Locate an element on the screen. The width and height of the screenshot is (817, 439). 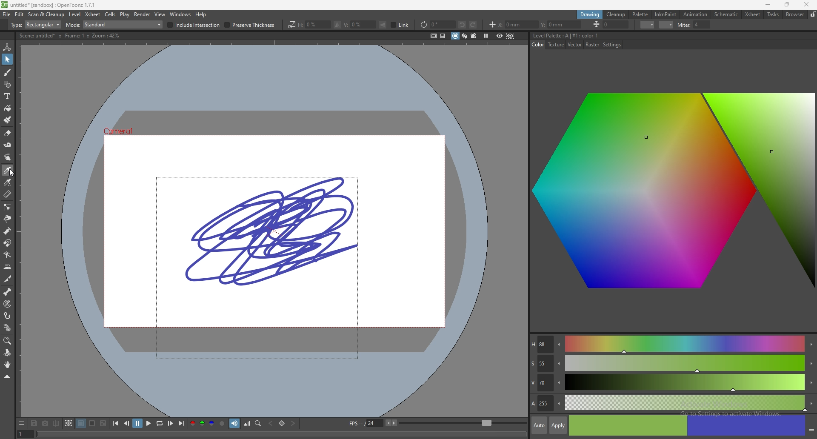
title is located at coordinates (567, 35).